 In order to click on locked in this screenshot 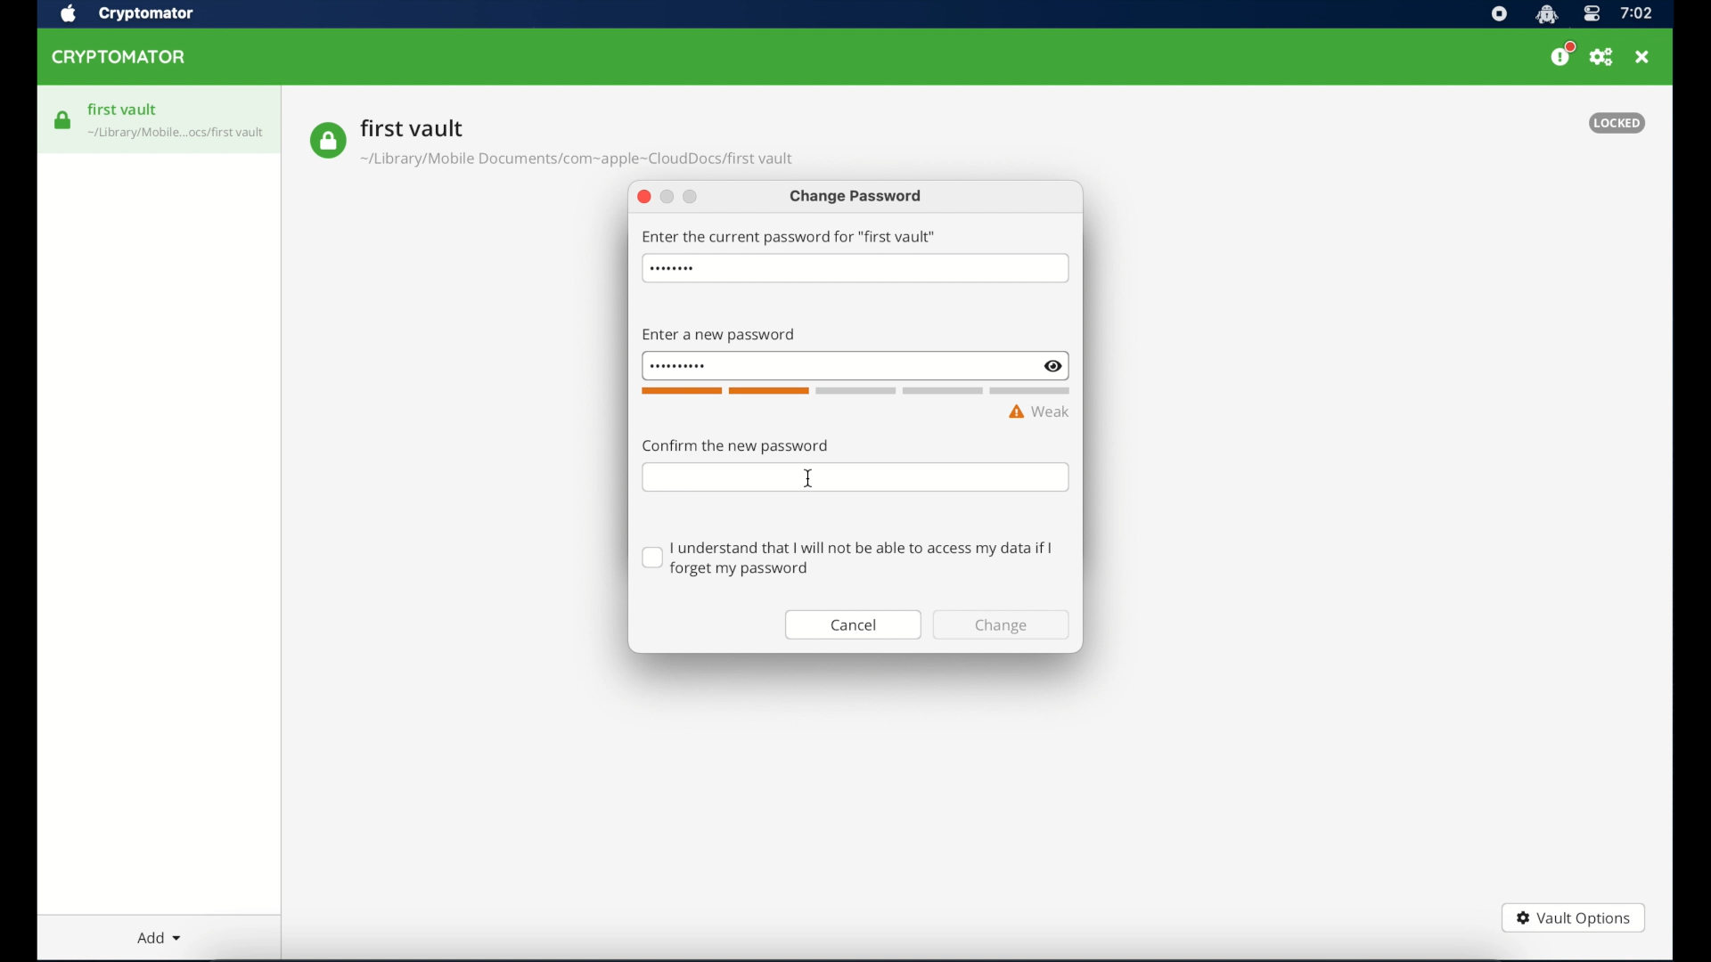, I will do `click(1617, 123)`.